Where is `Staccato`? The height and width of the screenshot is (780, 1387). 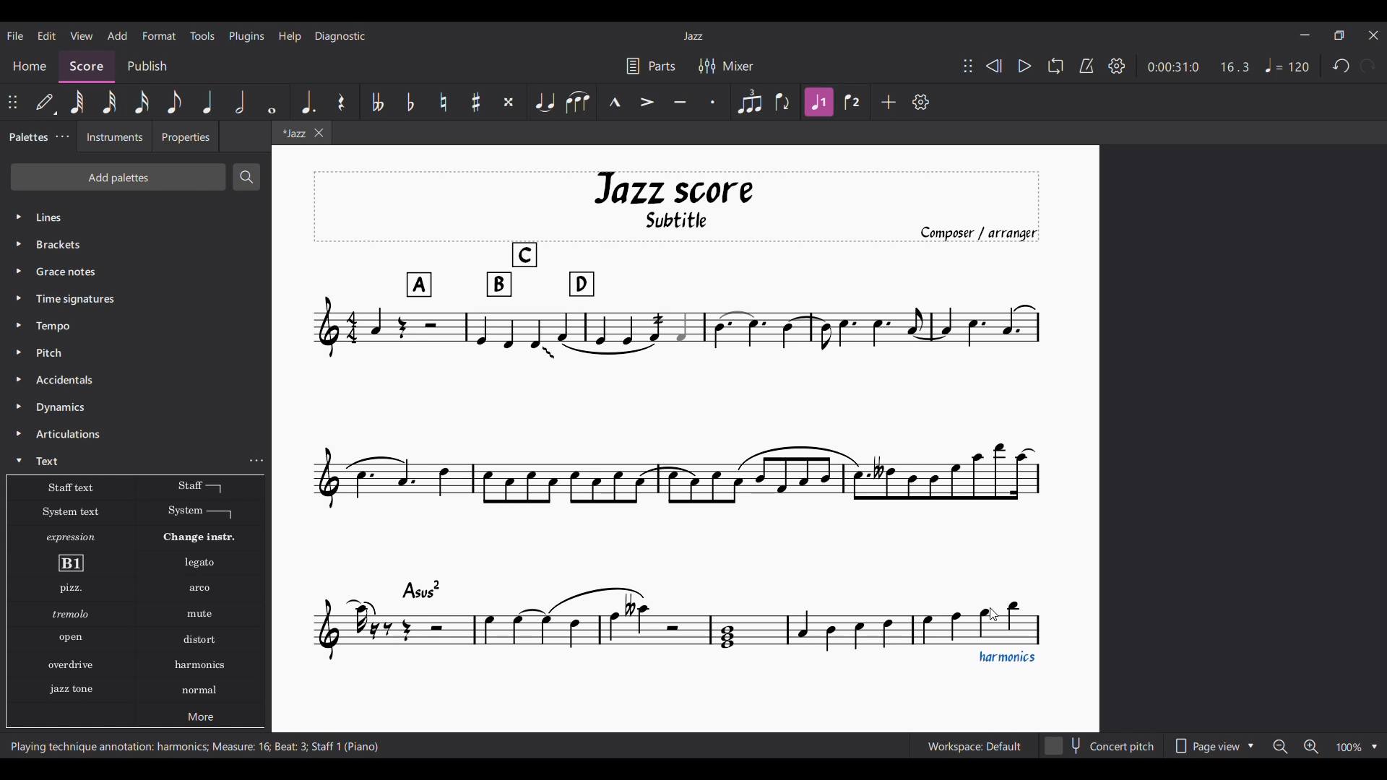 Staccato is located at coordinates (714, 102).